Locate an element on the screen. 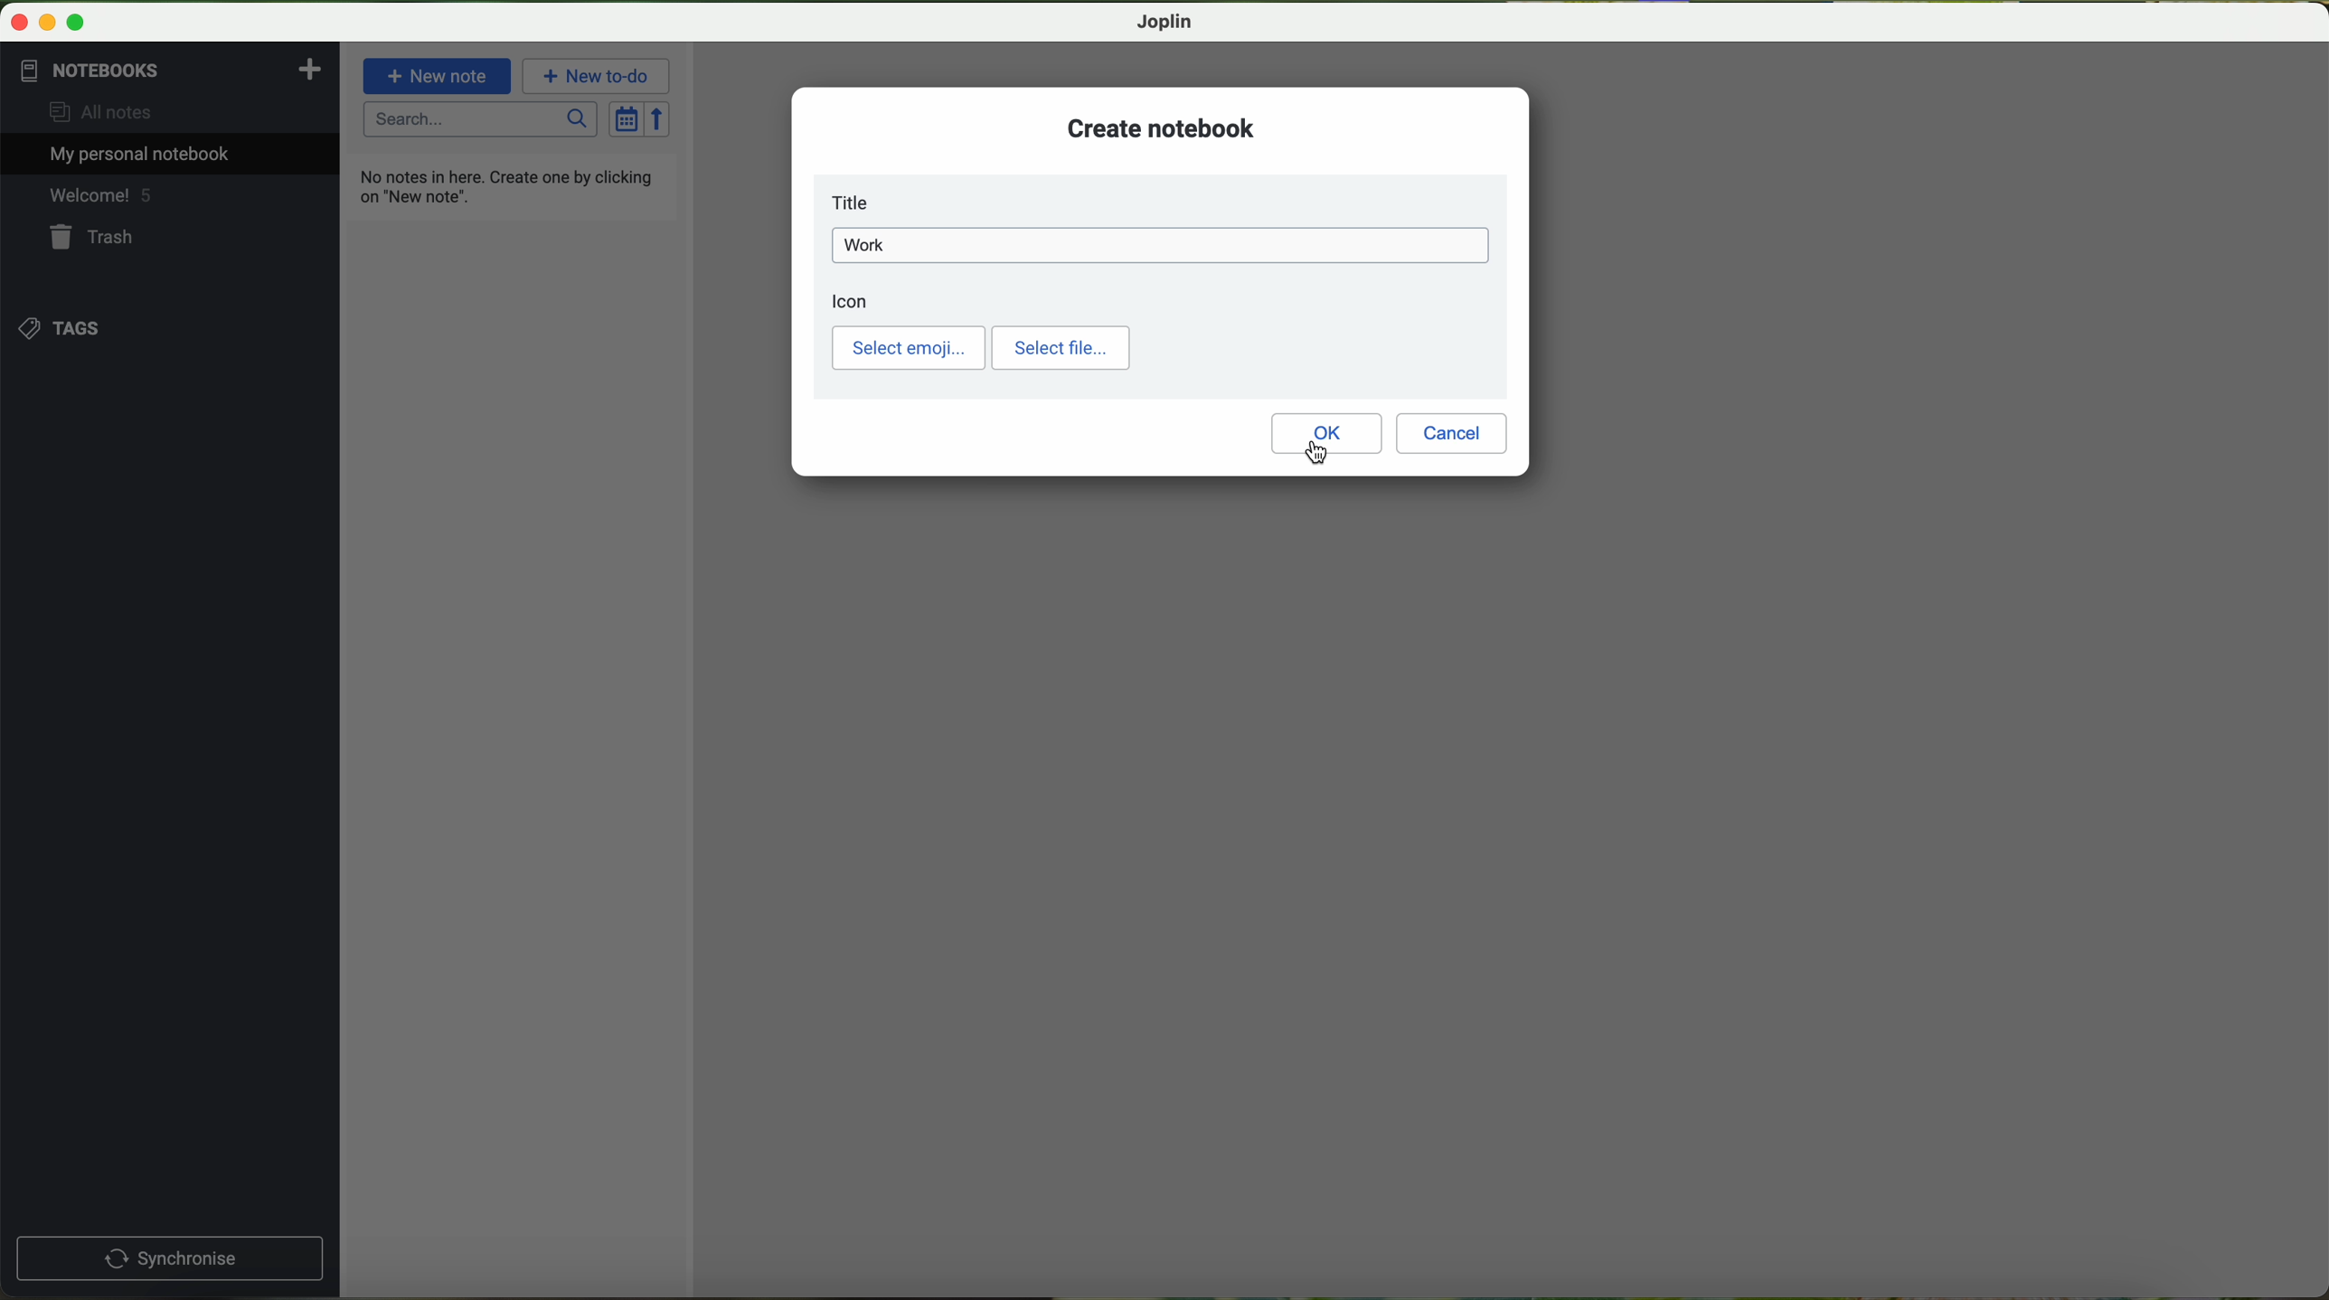 Image resolution: width=2329 pixels, height=1300 pixels. maximize is located at coordinates (76, 24).